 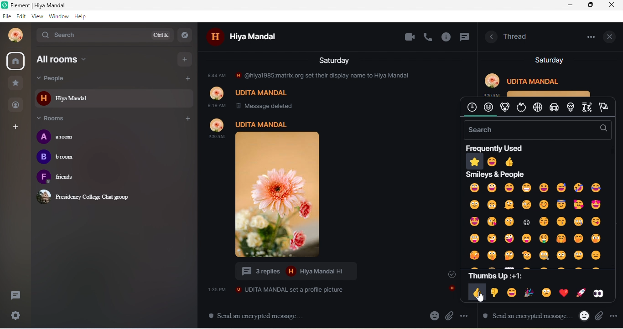 What do you see at coordinates (566, 315) in the screenshot?
I see `emoji` at bounding box center [566, 315].